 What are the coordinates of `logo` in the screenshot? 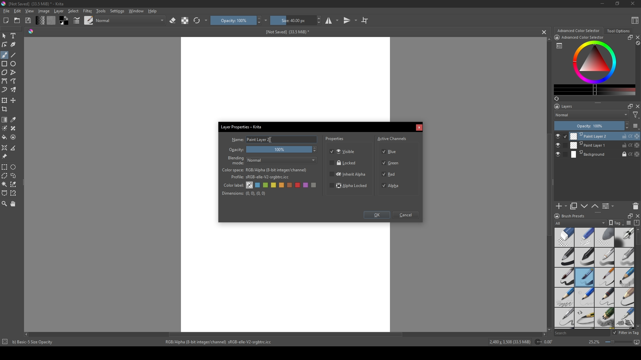 It's located at (556, 216).